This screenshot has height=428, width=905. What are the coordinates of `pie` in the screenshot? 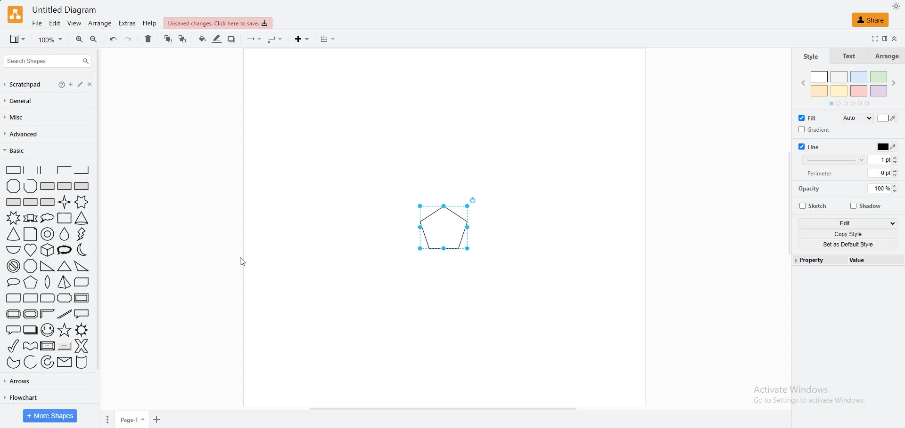 It's located at (11, 363).